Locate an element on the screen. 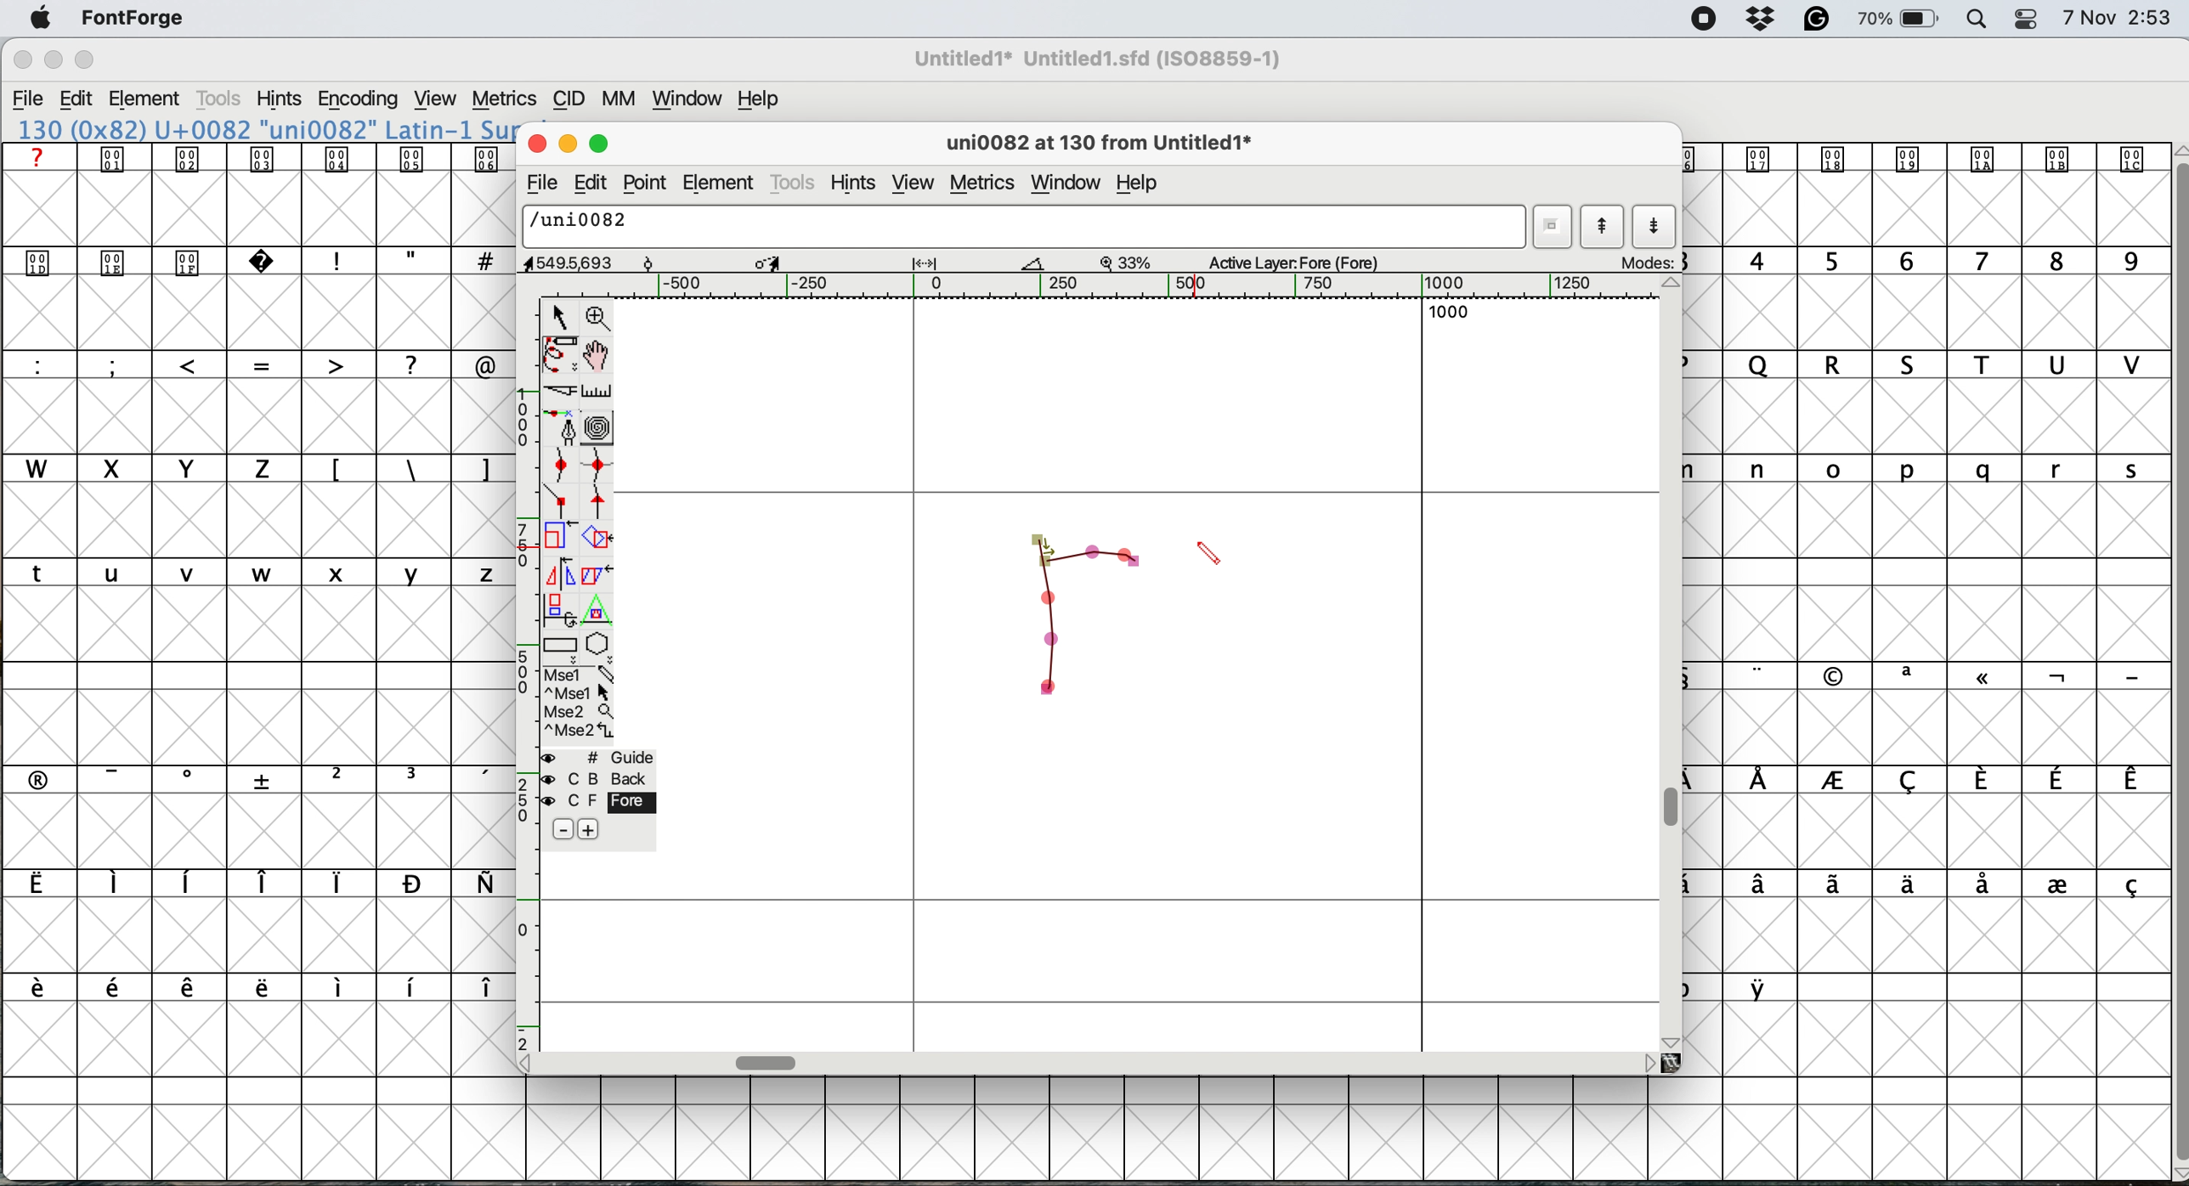 The width and height of the screenshot is (2189, 1186). battery is located at coordinates (1901, 20).